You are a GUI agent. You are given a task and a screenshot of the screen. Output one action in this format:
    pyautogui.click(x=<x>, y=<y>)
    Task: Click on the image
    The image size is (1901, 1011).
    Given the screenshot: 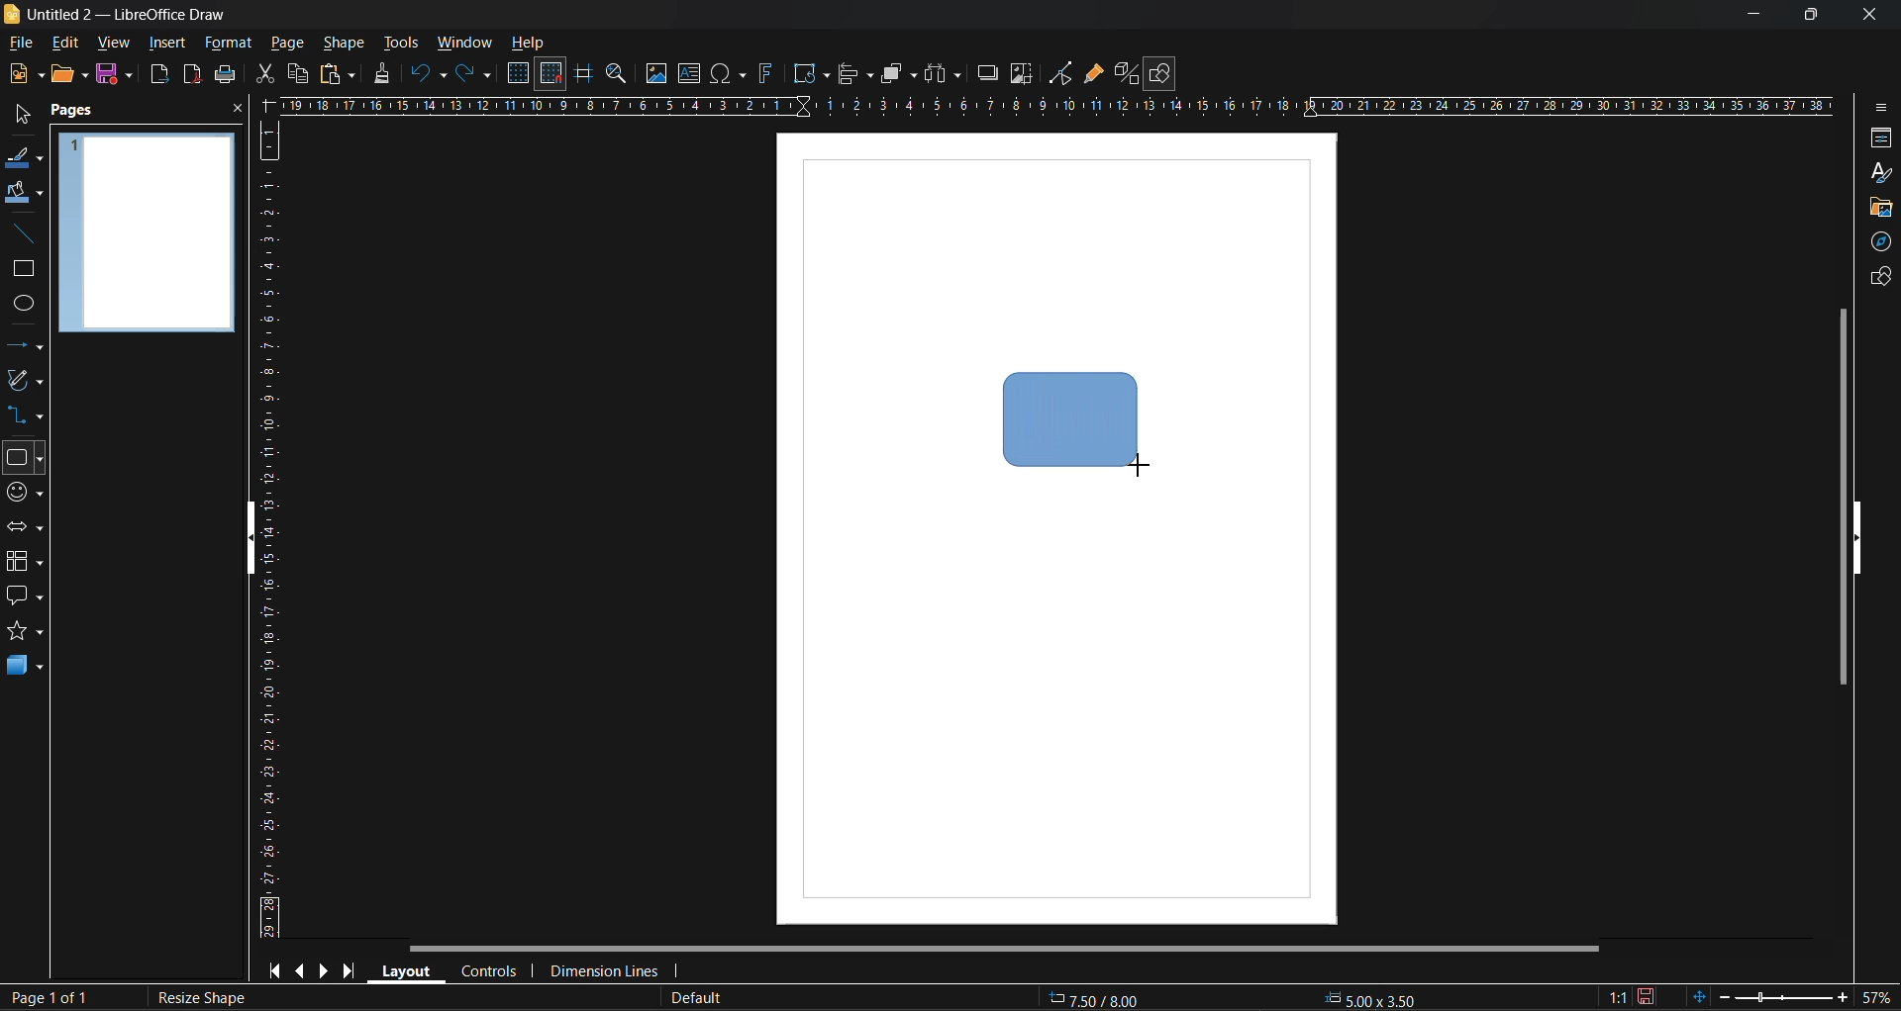 What is the action you would take?
    pyautogui.click(x=655, y=73)
    